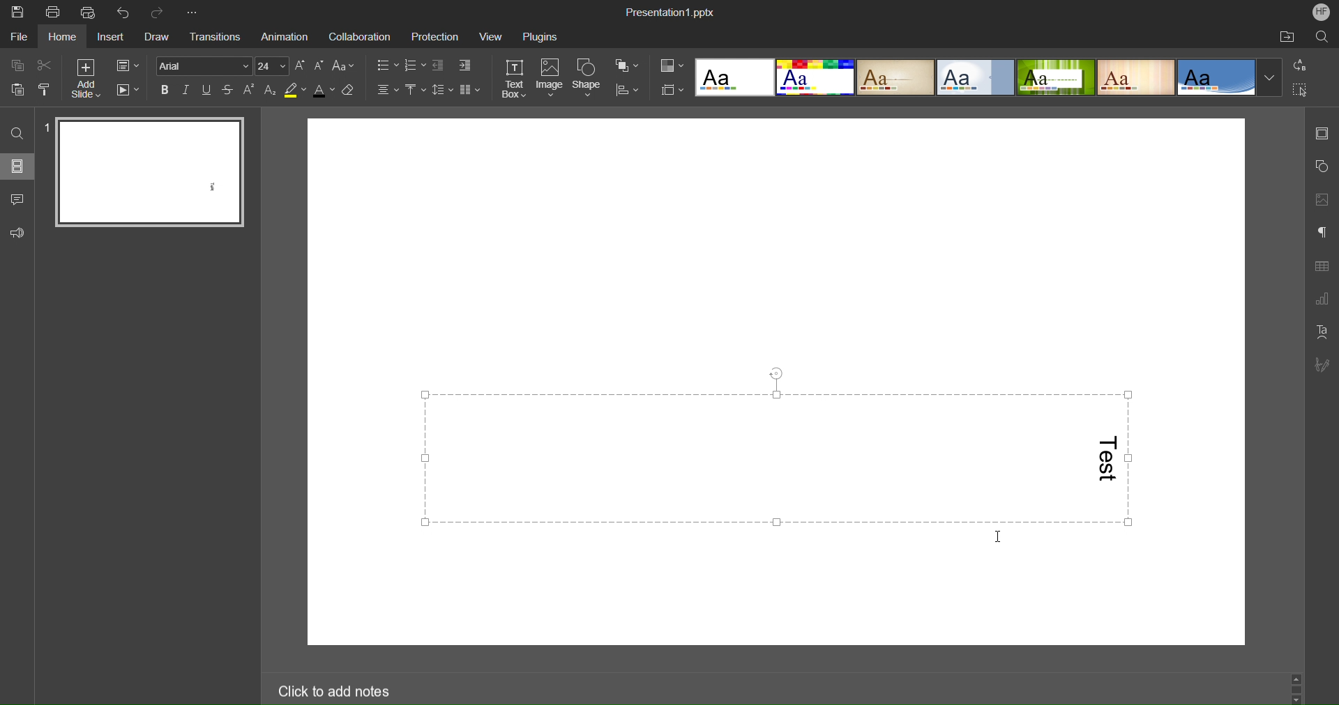 This screenshot has height=705, width=1339. Describe the element at coordinates (627, 91) in the screenshot. I see `Align` at that location.